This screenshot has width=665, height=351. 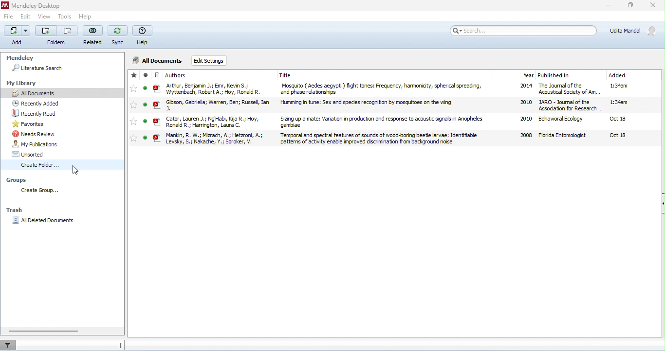 What do you see at coordinates (368, 103) in the screenshot?
I see `Humming in tune: Sex and species recognition by mosquitoes on the wing` at bounding box center [368, 103].